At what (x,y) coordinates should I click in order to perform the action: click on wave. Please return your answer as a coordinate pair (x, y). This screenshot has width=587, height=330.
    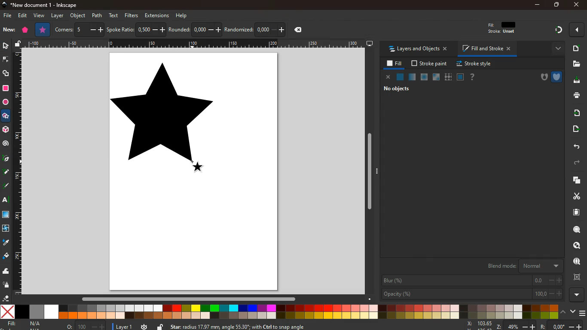
    Looking at the image, I should click on (6, 272).